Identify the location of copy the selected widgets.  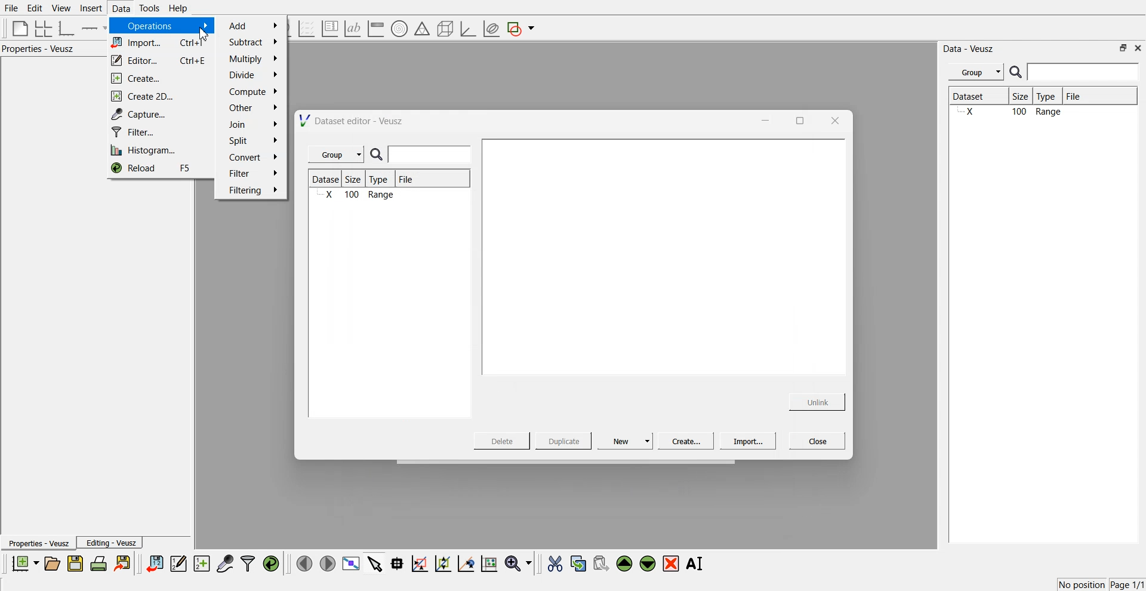
(578, 563).